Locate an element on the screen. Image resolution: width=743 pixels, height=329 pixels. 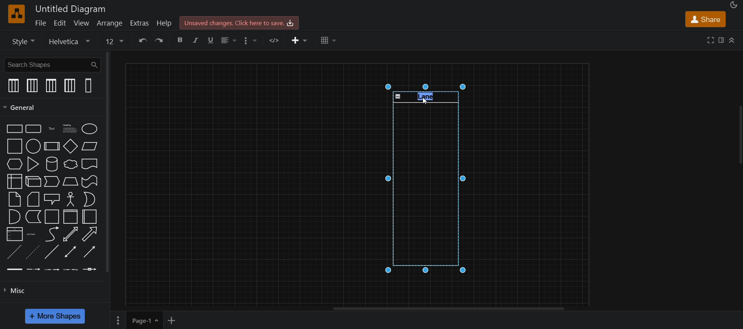
horizontal scroll bar is located at coordinates (448, 309).